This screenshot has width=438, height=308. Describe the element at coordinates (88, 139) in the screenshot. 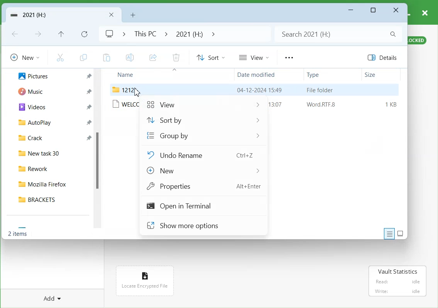

I see `Pin a file` at that location.